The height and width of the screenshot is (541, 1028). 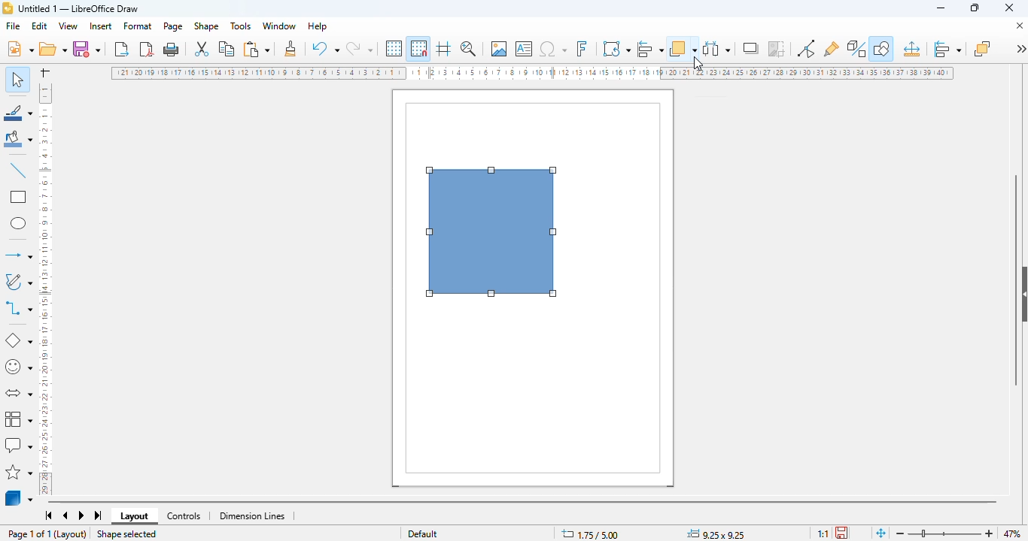 What do you see at coordinates (20, 497) in the screenshot?
I see `3D objects` at bounding box center [20, 497].